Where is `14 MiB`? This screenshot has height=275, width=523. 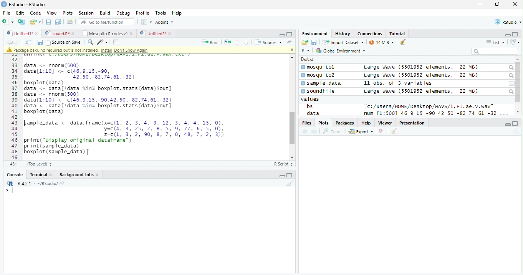 14 MiB is located at coordinates (381, 42).